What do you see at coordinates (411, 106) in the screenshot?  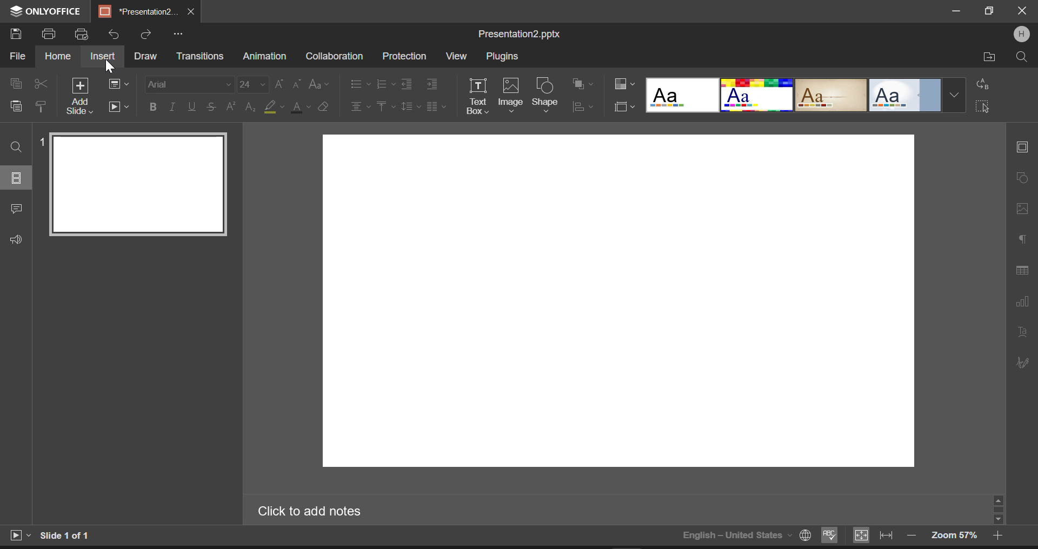 I see `Line Spacing` at bounding box center [411, 106].